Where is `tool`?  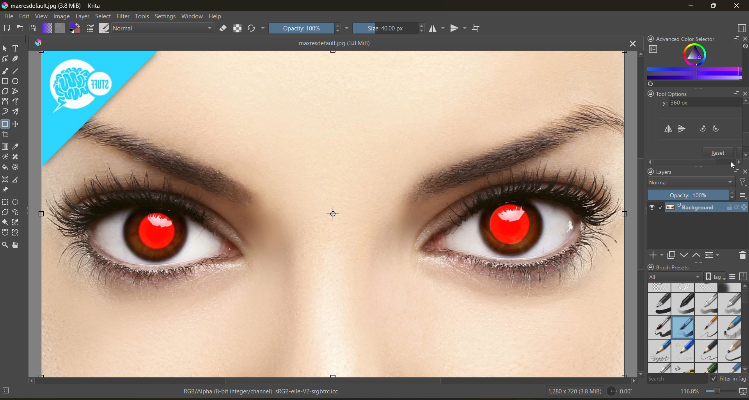 tool is located at coordinates (5, 179).